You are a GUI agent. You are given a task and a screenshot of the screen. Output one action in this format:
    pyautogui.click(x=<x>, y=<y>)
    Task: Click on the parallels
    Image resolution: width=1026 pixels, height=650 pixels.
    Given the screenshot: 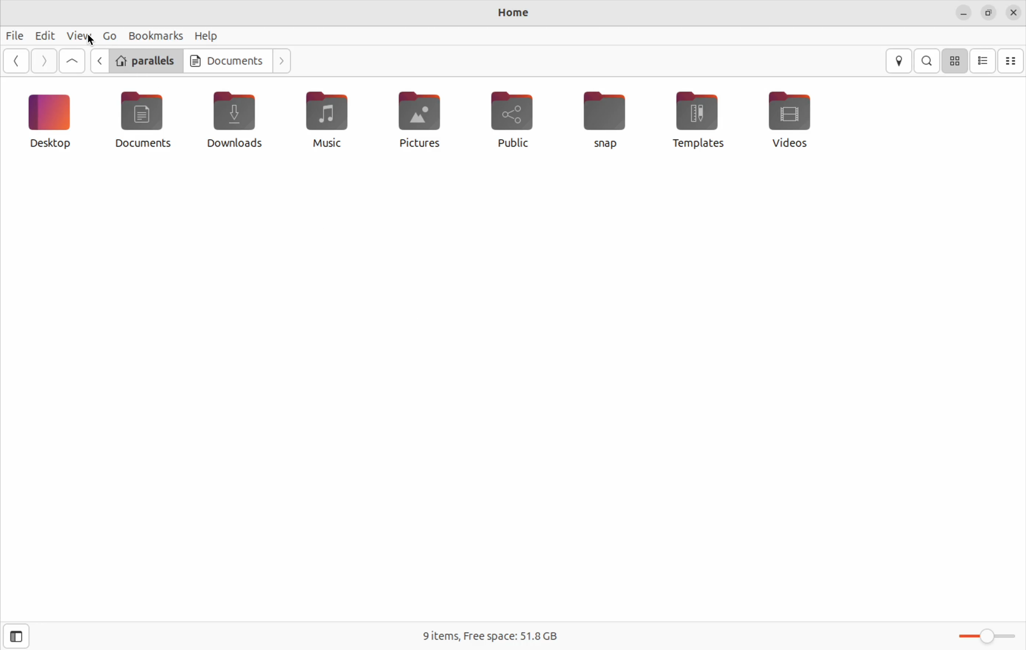 What is the action you would take?
    pyautogui.click(x=146, y=59)
    